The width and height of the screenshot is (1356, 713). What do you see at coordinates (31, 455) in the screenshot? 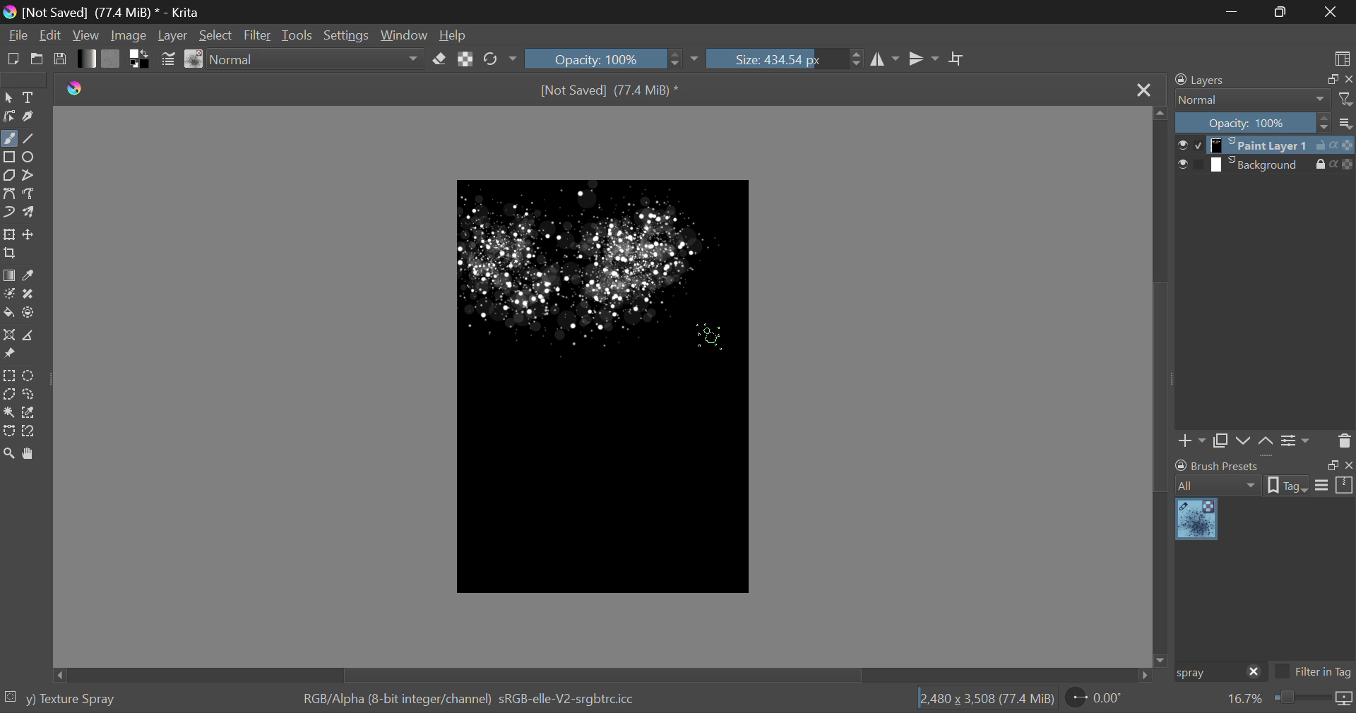
I see `Pan` at bounding box center [31, 455].